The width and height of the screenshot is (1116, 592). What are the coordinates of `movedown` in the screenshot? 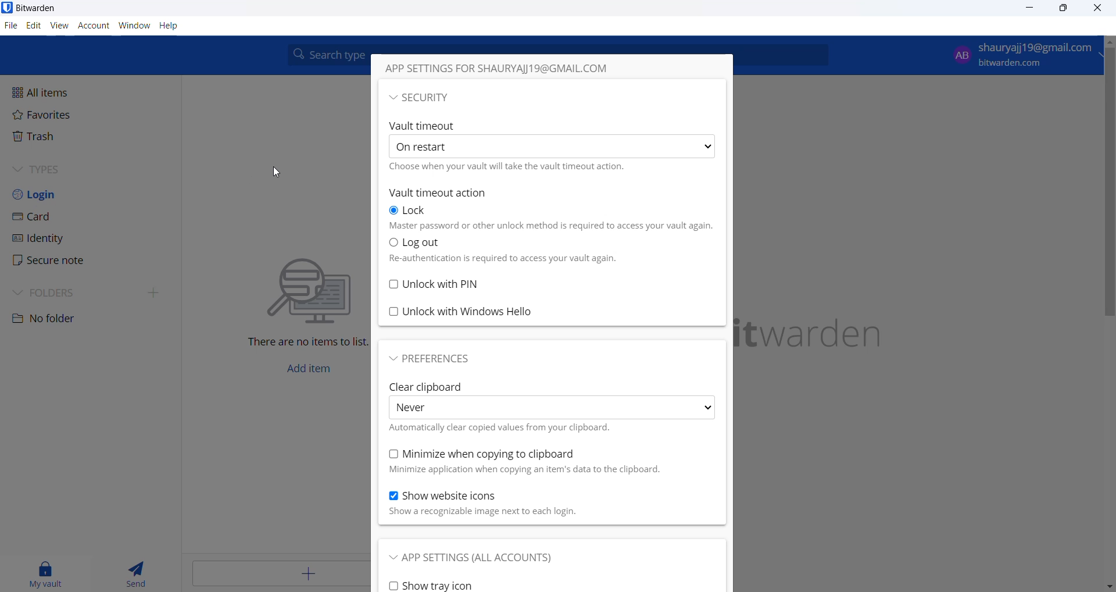 It's located at (1109, 586).